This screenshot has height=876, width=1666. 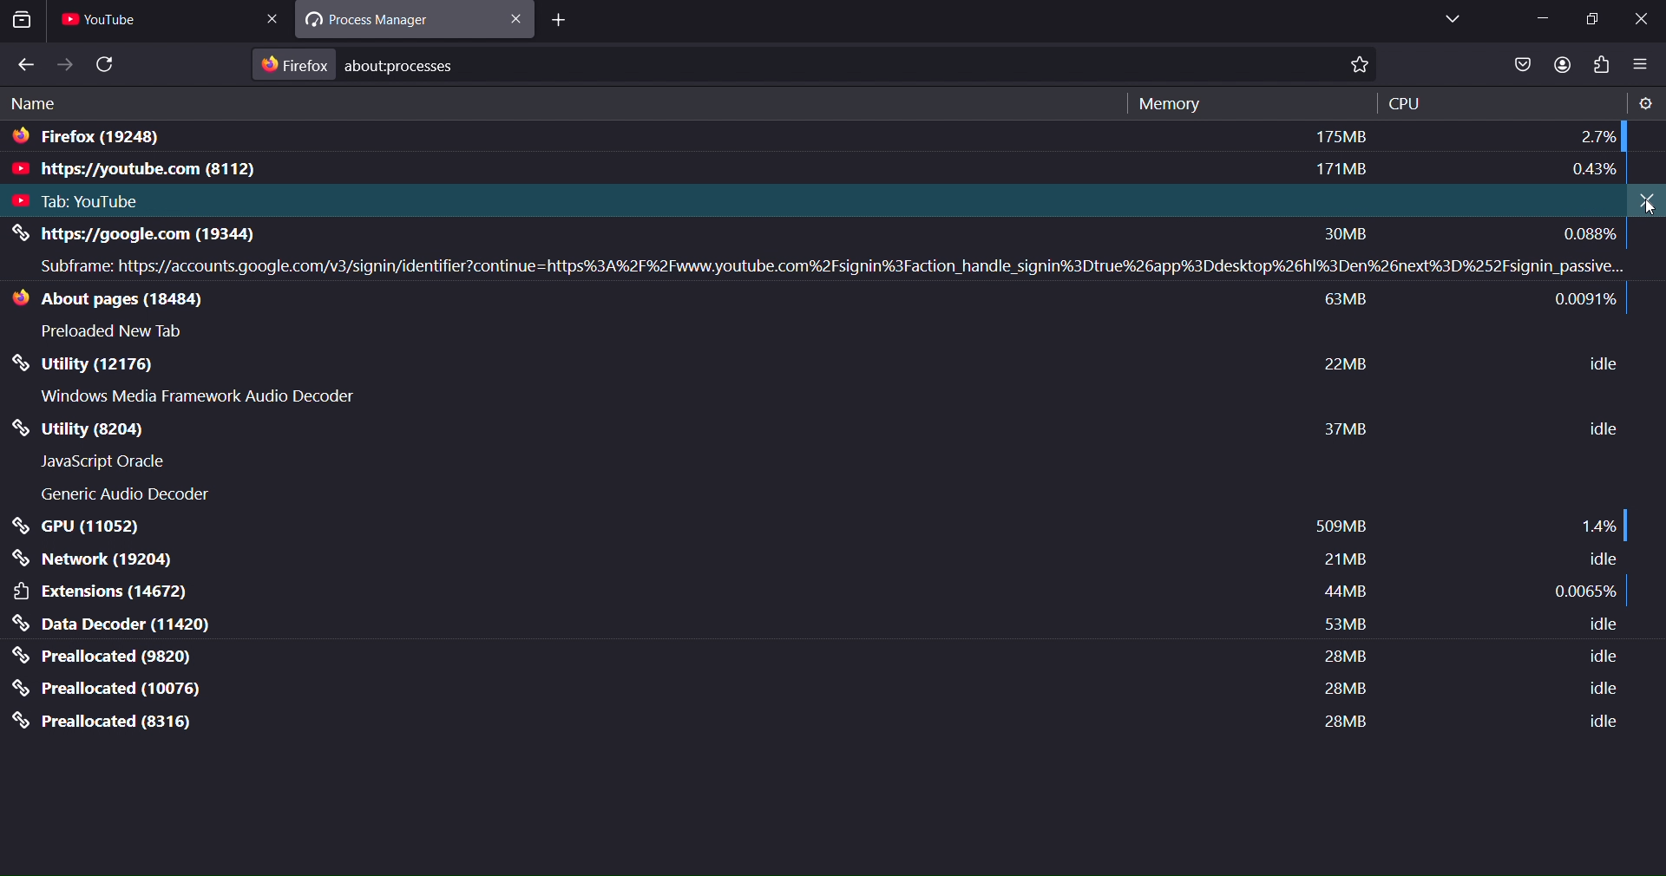 What do you see at coordinates (1644, 104) in the screenshot?
I see `settings` at bounding box center [1644, 104].